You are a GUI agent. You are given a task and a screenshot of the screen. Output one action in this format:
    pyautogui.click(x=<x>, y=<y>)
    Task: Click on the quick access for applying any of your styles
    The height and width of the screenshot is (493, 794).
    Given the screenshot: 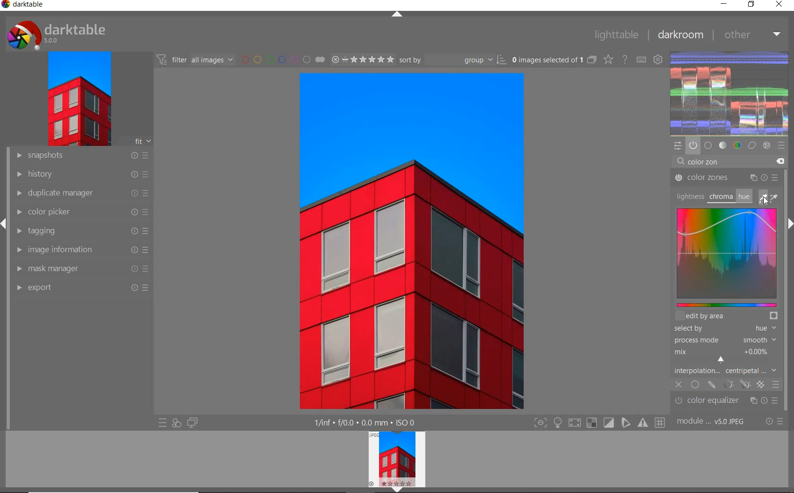 What is the action you would take?
    pyautogui.click(x=177, y=423)
    